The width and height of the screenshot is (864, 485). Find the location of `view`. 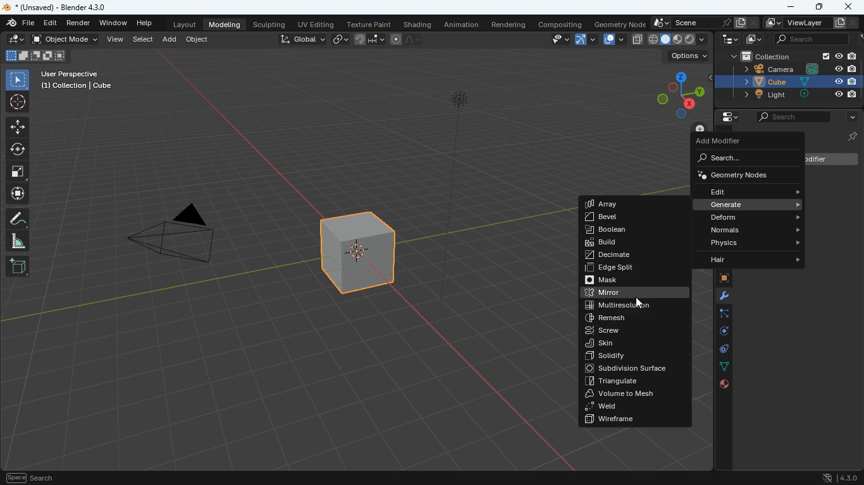

view is located at coordinates (116, 40).